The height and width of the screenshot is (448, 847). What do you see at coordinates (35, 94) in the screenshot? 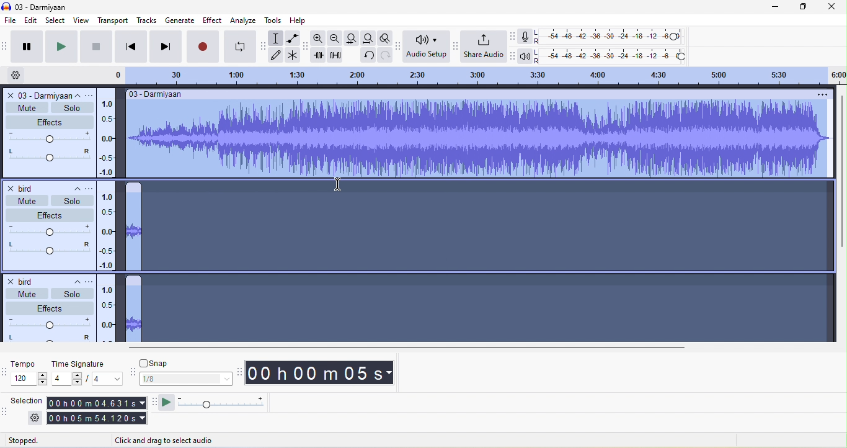
I see `o3 darmiyaan` at bounding box center [35, 94].